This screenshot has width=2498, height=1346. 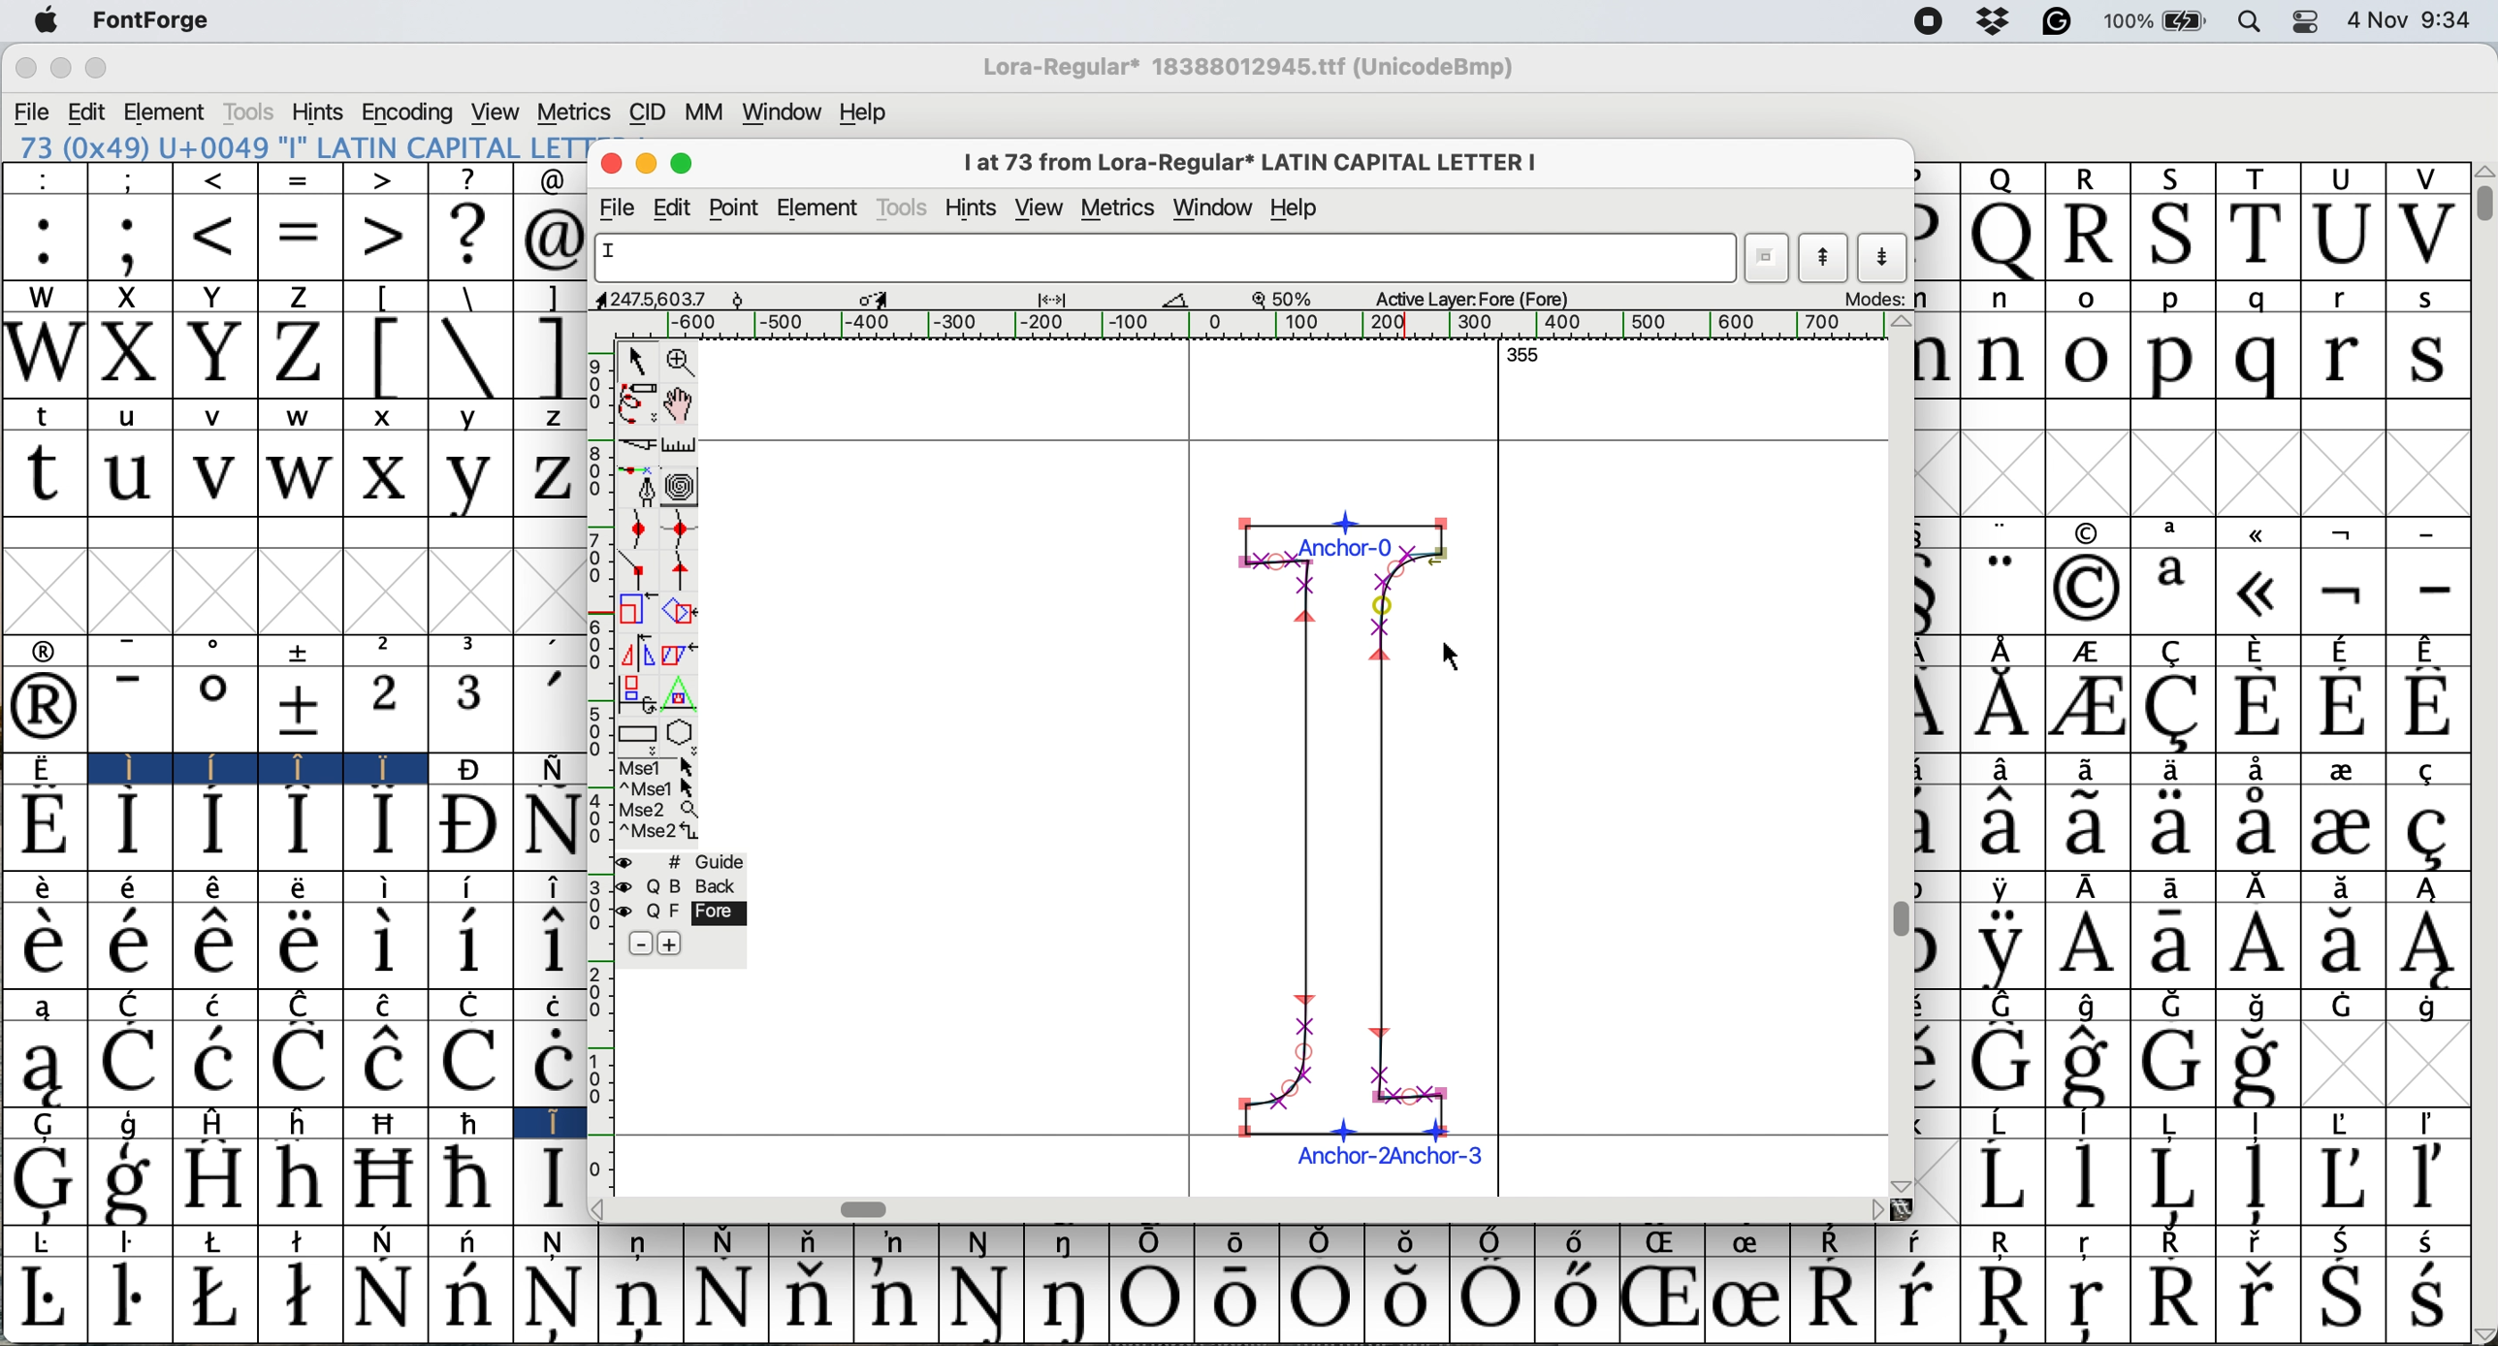 I want to click on Symbol, so click(x=2259, y=1007).